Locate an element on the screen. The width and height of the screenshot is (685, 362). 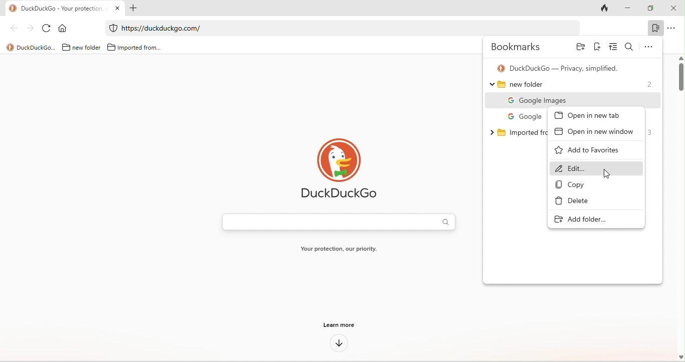
forward is located at coordinates (28, 28).